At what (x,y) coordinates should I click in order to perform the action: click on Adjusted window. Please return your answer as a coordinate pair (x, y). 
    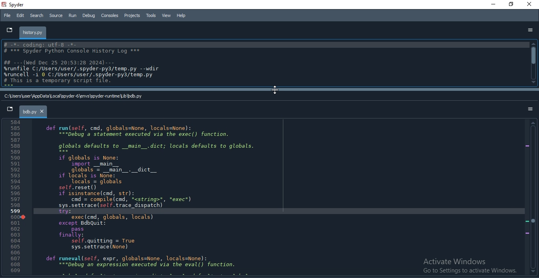
    Looking at the image, I should click on (264, 64).